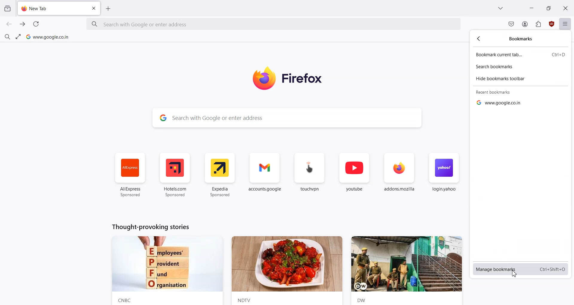 This screenshot has width=574, height=305. Describe the element at coordinates (552, 269) in the screenshot. I see `Shortcut key` at that location.